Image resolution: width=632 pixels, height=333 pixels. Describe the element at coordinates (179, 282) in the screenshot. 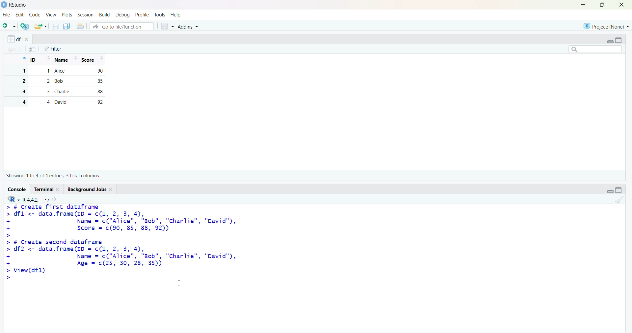

I see `cursor` at that location.